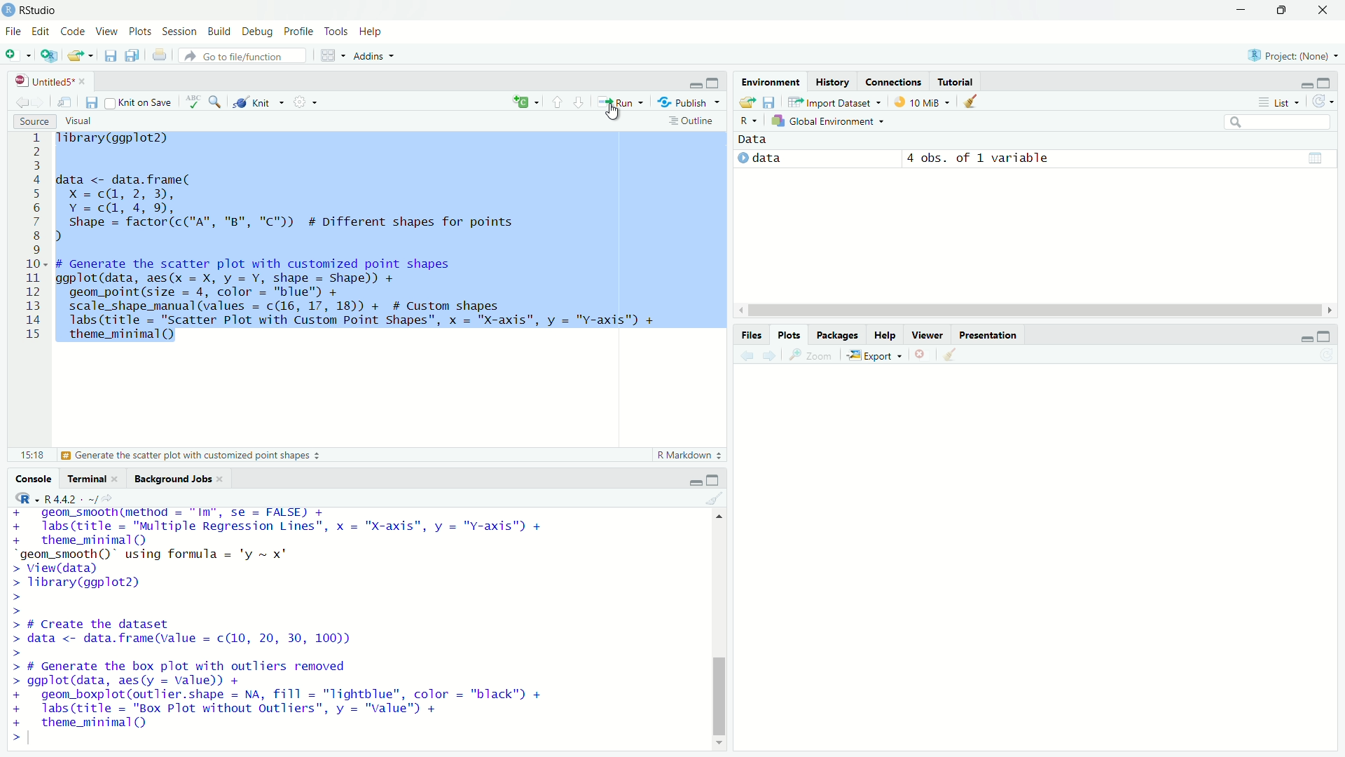 The height and width of the screenshot is (757, 1345). Describe the element at coordinates (577, 101) in the screenshot. I see `Go to next section/chunk` at that location.